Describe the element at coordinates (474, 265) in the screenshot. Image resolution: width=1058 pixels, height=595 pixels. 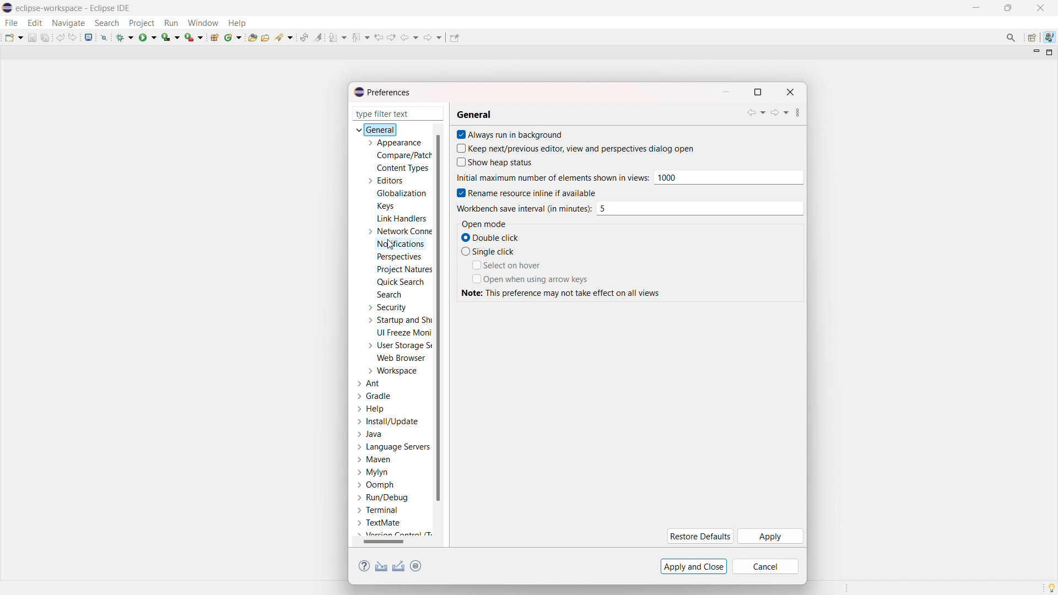
I see `Checkbox` at that location.